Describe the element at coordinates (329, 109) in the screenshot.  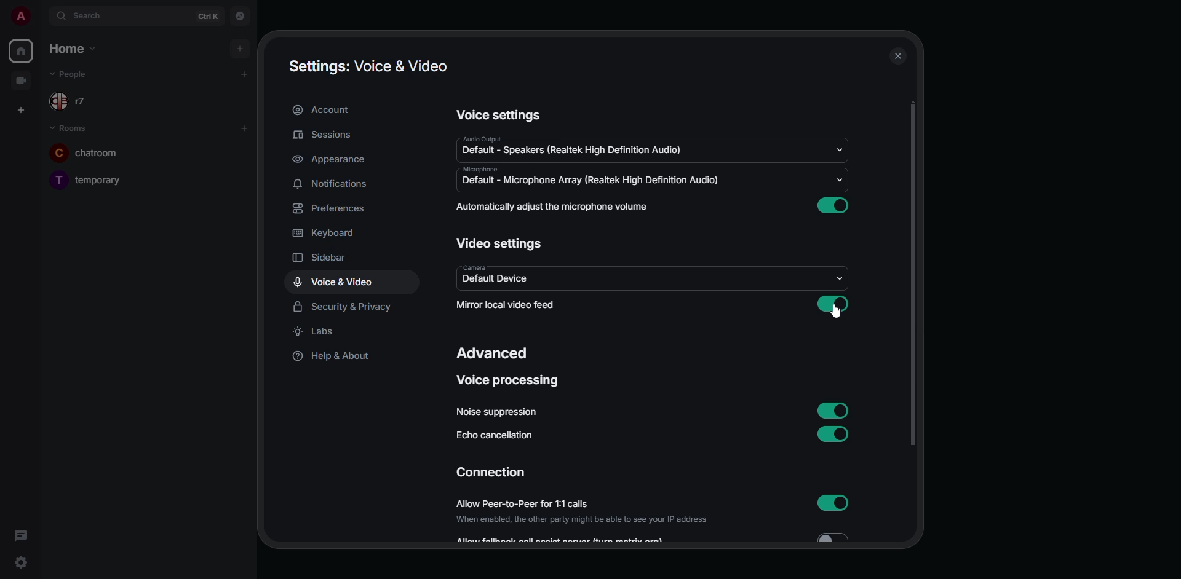
I see `account` at that location.